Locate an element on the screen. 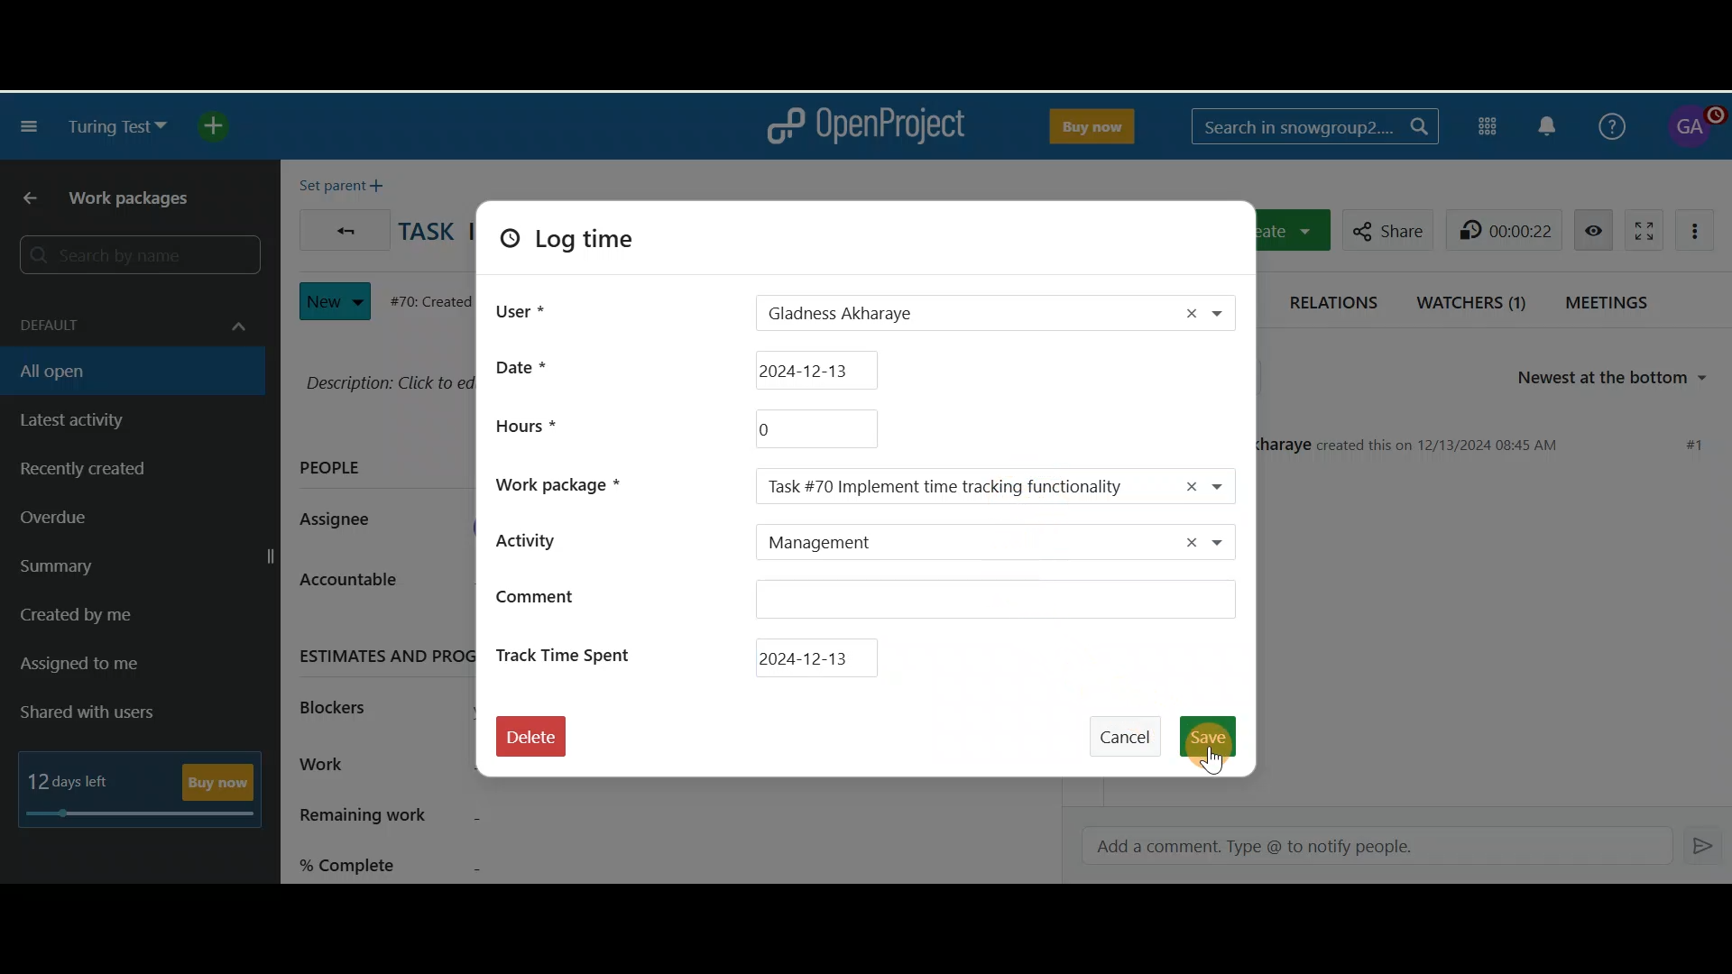 This screenshot has height=974, width=1732. % complete is located at coordinates (481, 861).